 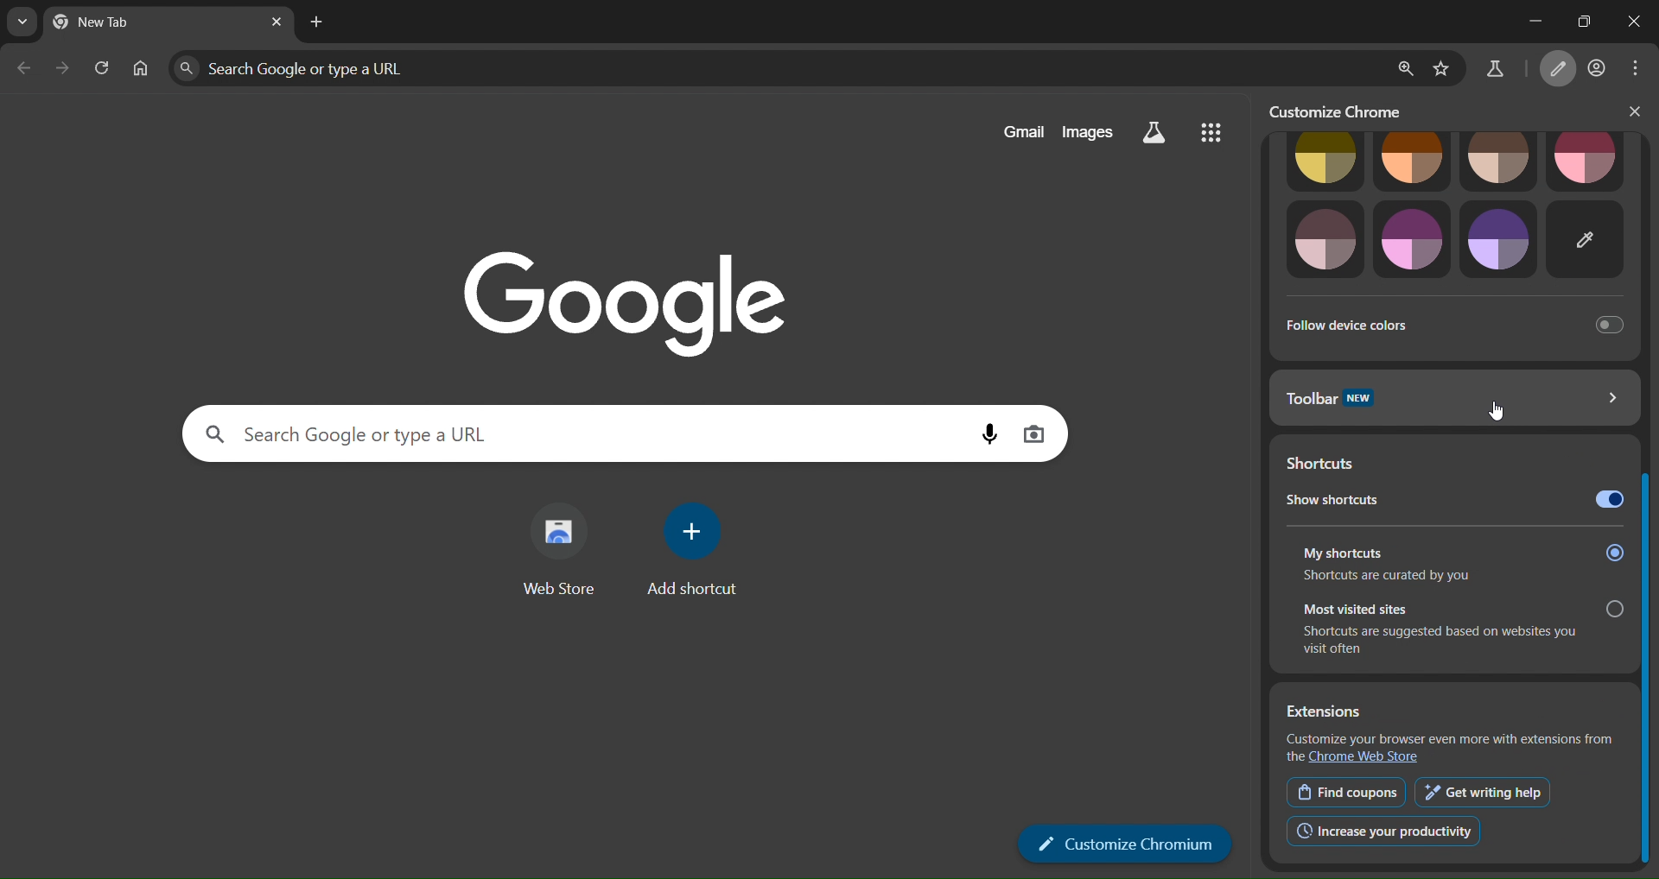 I want to click on Find coupons, so click(x=1346, y=791).